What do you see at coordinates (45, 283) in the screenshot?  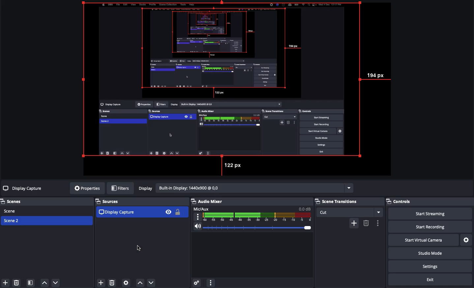 I see `Move up` at bounding box center [45, 283].